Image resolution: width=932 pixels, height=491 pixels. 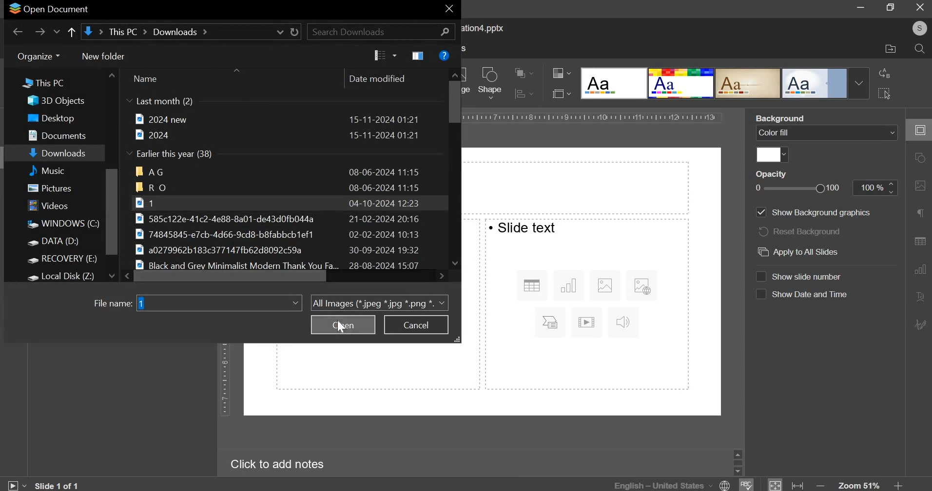 I want to click on file, so click(x=276, y=119).